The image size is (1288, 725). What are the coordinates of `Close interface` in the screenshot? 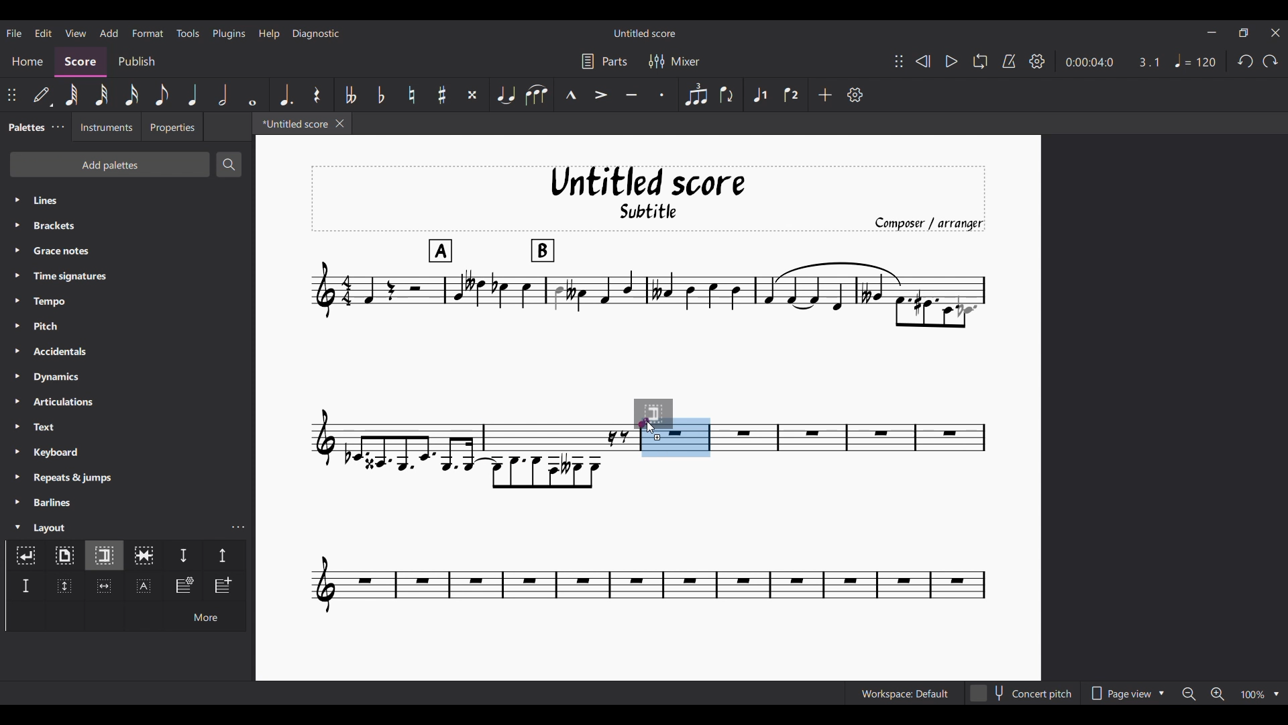 It's located at (1276, 33).